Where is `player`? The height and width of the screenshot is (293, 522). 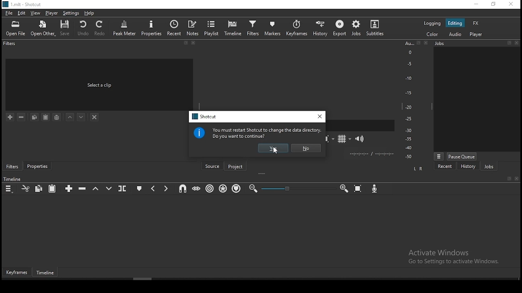 player is located at coordinates (476, 35).